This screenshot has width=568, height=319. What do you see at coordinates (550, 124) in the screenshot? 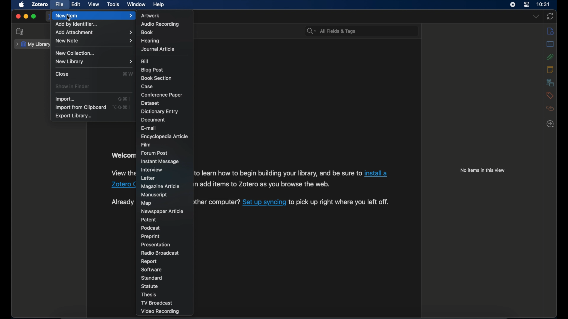
I see `locate` at bounding box center [550, 124].